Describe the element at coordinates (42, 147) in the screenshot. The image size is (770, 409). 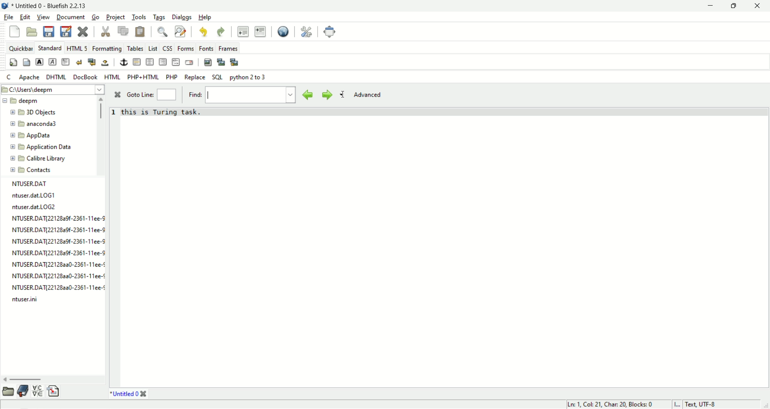
I see `Application Data` at that location.